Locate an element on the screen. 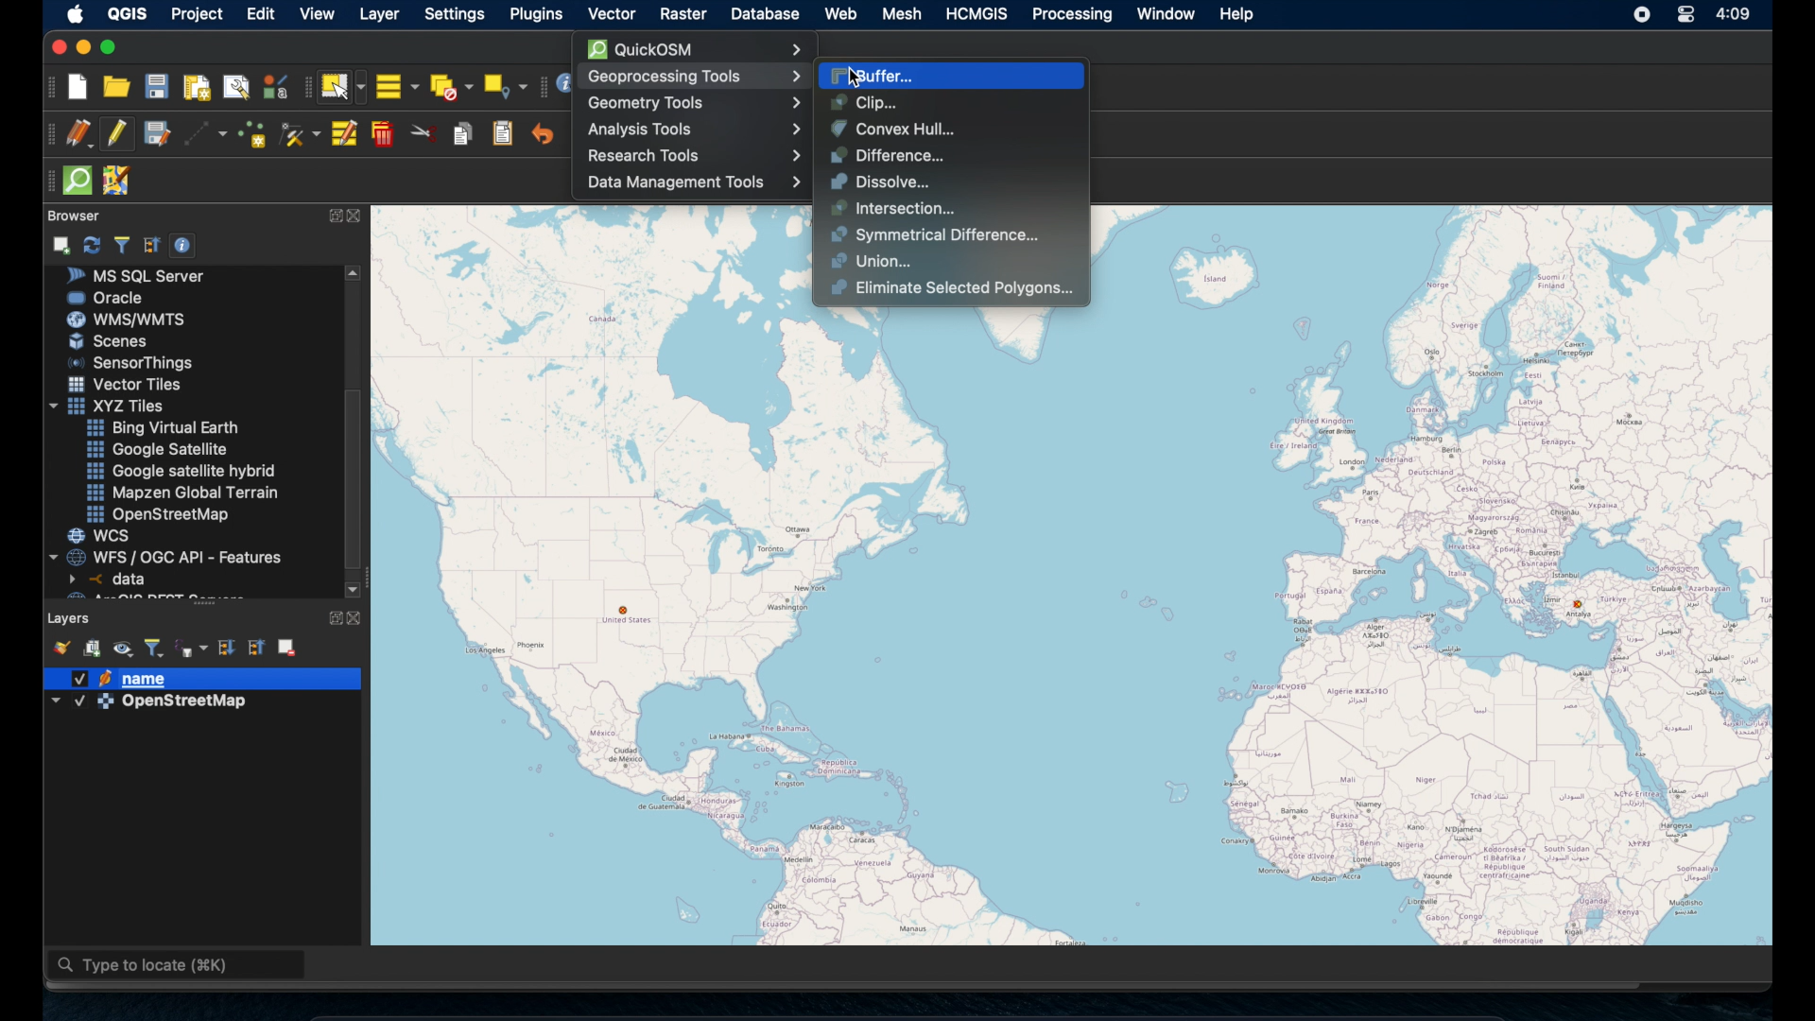  select all features is located at coordinates (396, 86).